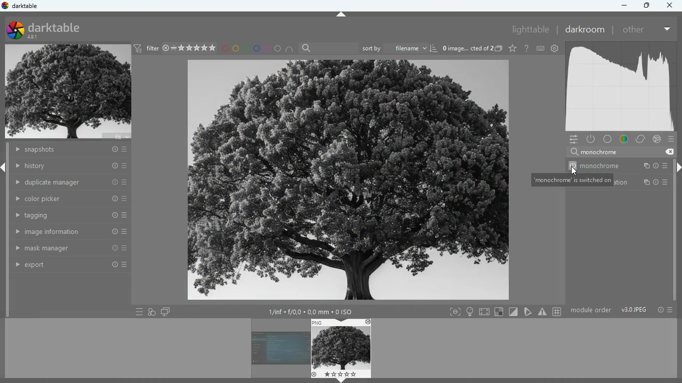  What do you see at coordinates (606, 139) in the screenshot?
I see `base` at bounding box center [606, 139].